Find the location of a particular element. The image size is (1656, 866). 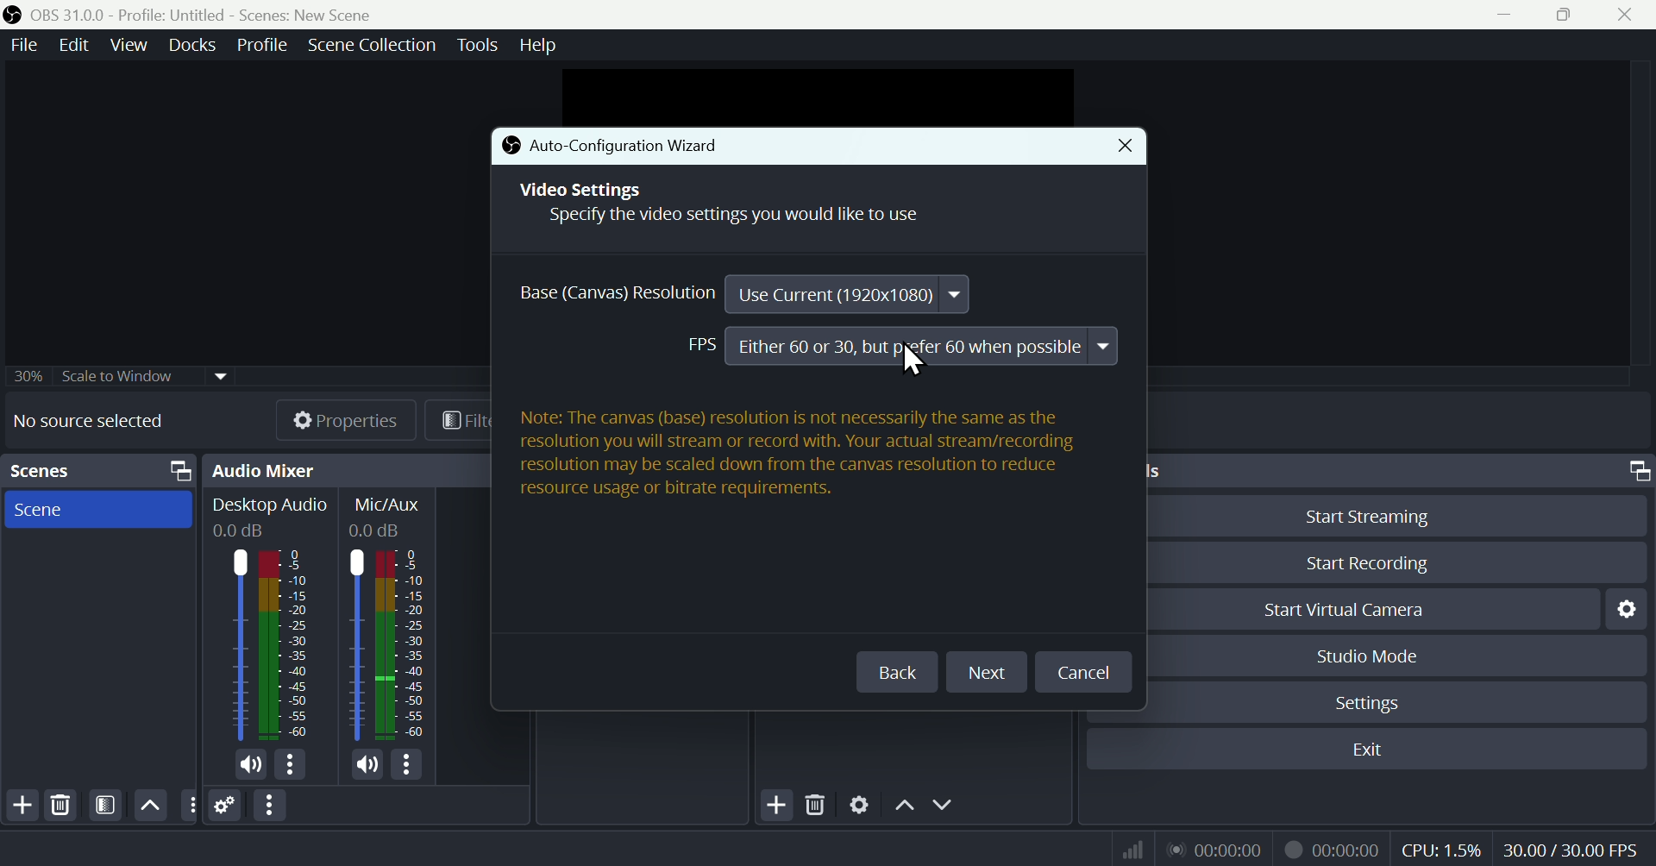

Video Settings
Specify the video settings you would like to use is located at coordinates (731, 207).